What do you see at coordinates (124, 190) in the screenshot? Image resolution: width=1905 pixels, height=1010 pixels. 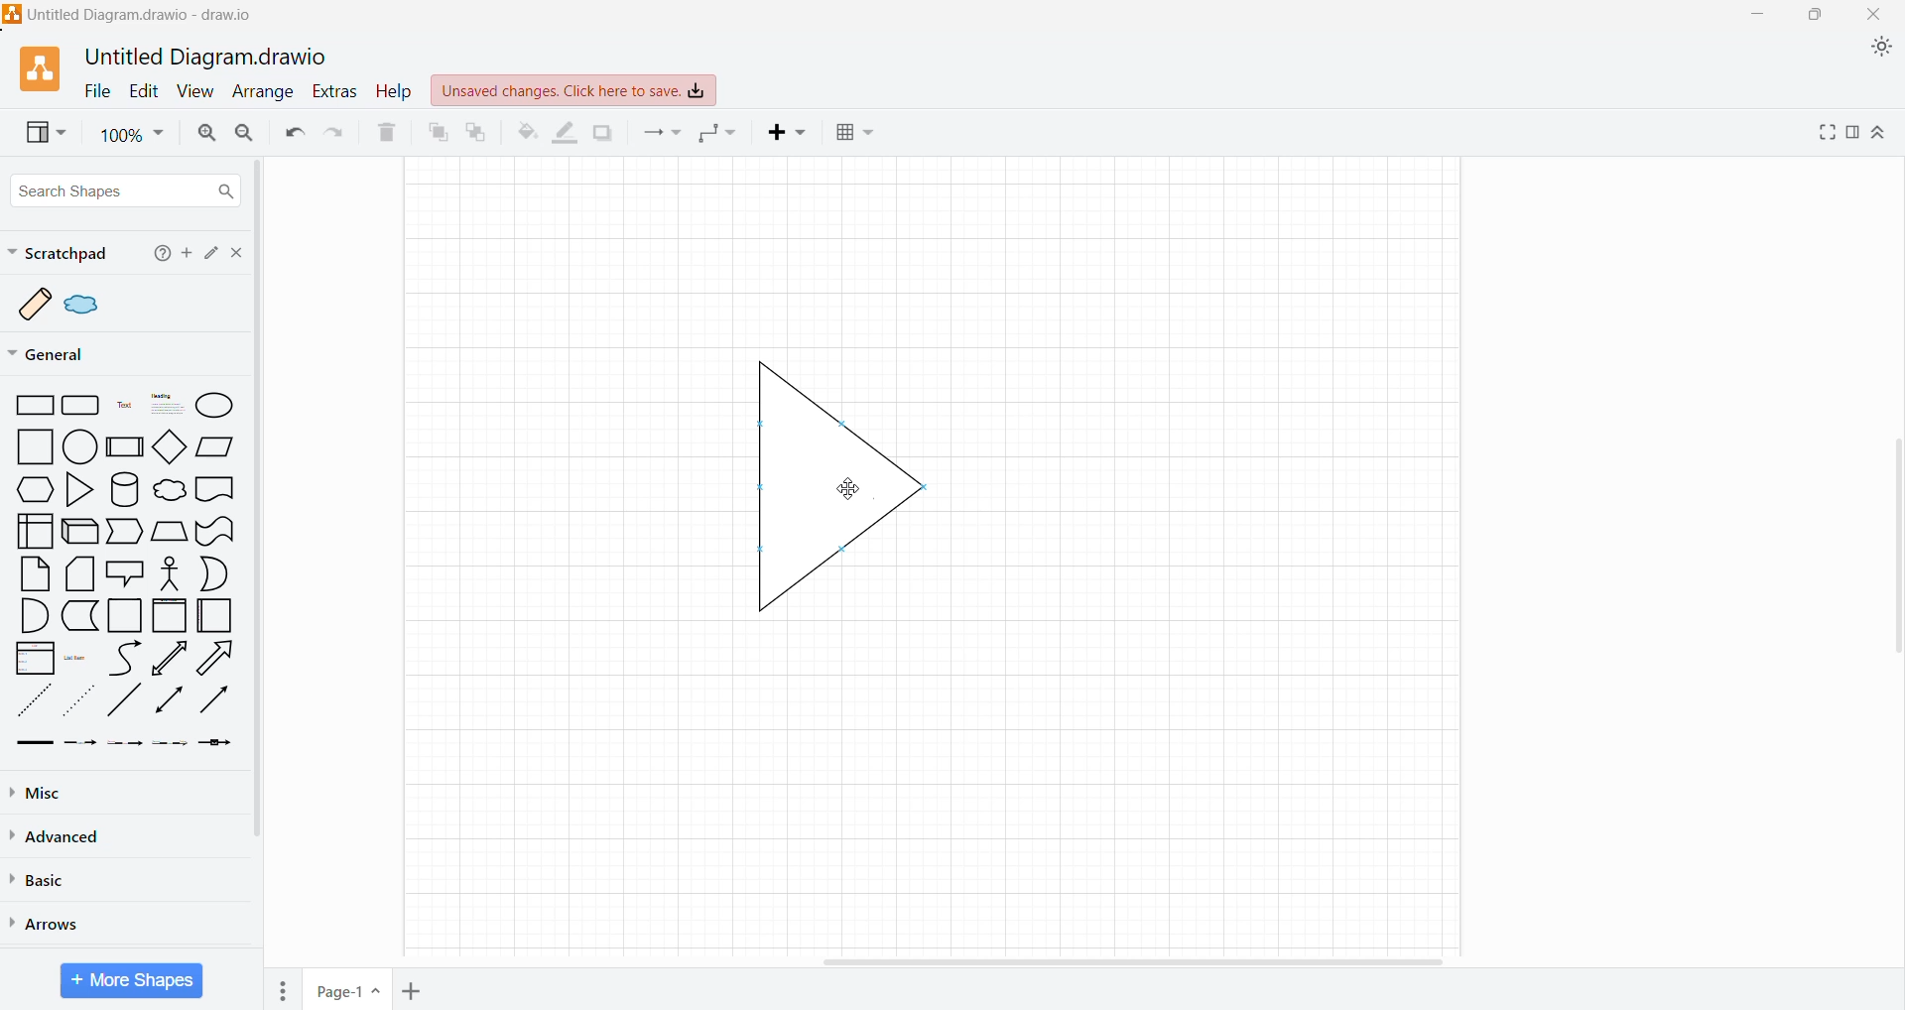 I see `Search Shapes` at bounding box center [124, 190].